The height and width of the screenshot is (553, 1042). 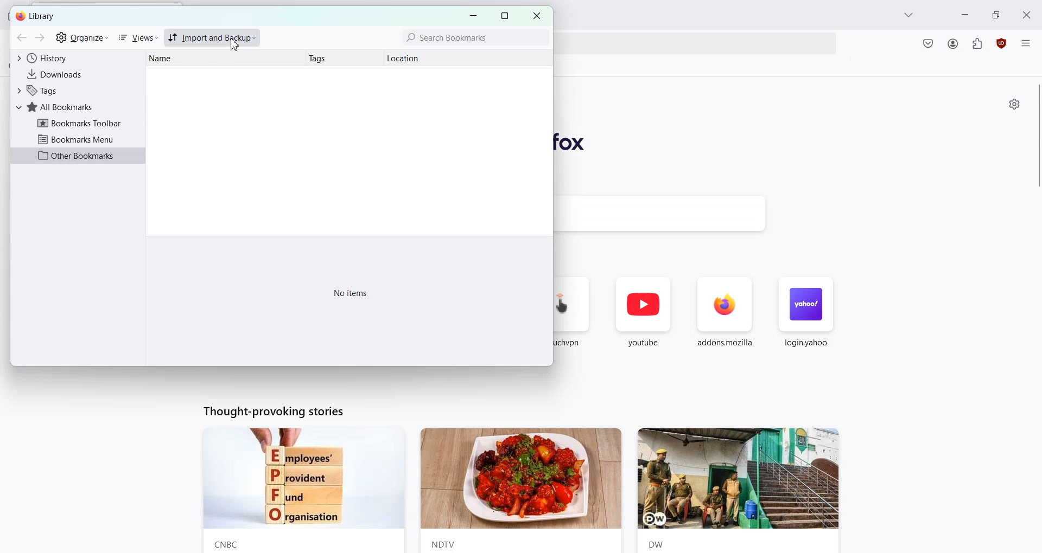 I want to click on Extensions, so click(x=977, y=43).